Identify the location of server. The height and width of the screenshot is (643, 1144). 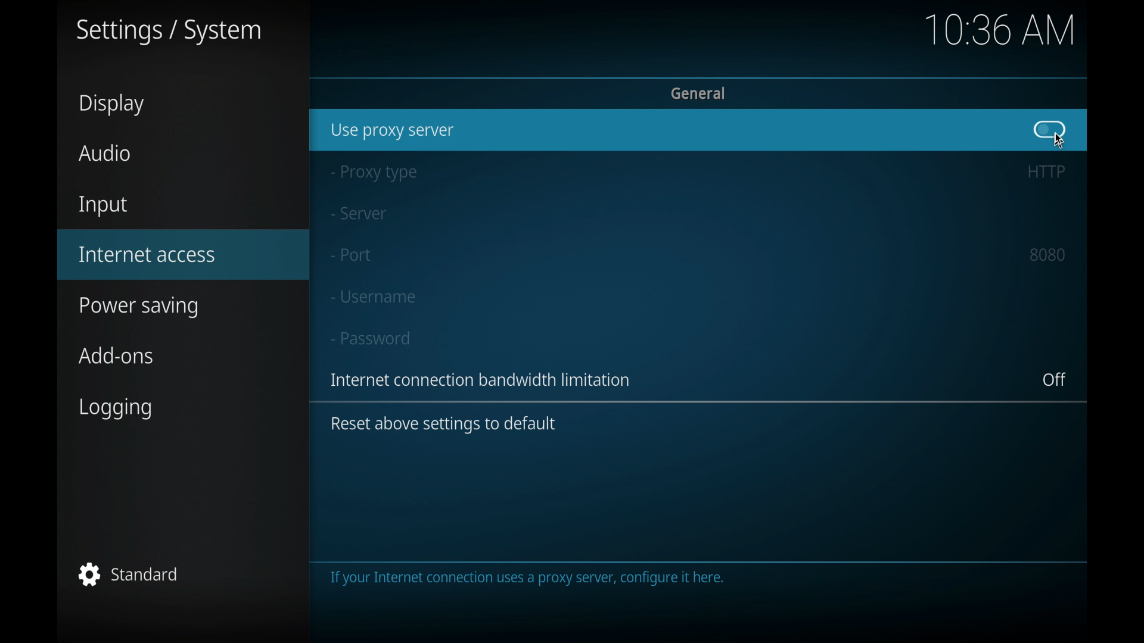
(358, 214).